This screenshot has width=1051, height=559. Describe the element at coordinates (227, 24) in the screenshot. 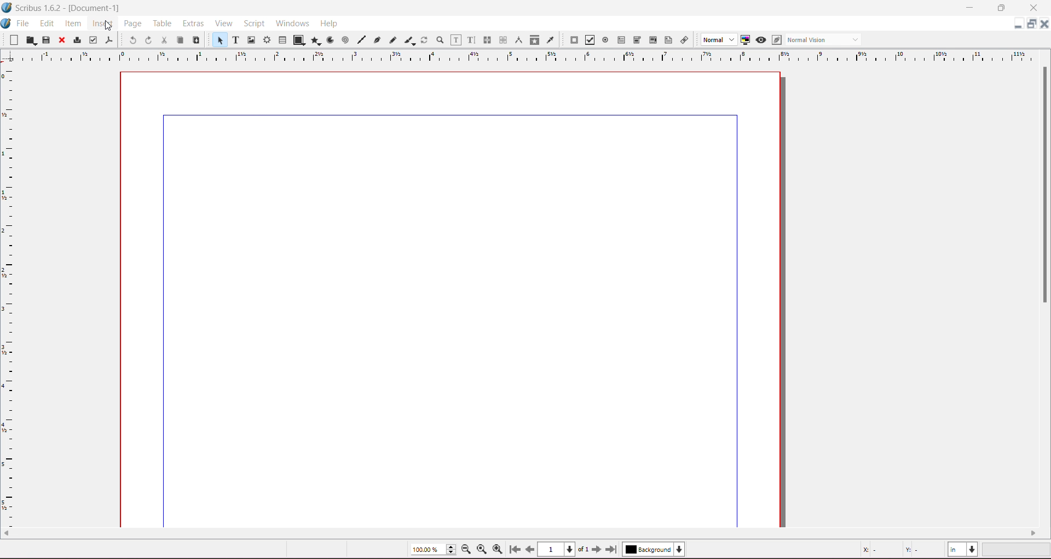

I see `View` at that location.